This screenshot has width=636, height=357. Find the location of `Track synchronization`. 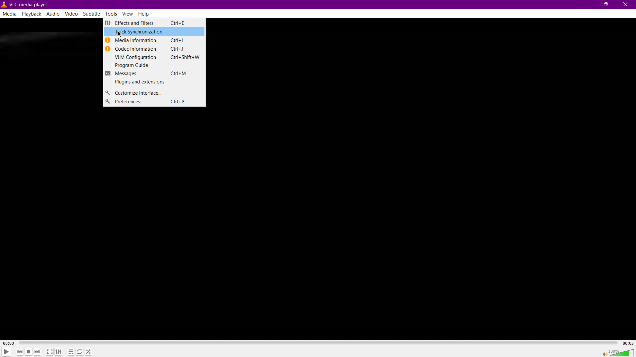

Track synchronization is located at coordinates (156, 33).